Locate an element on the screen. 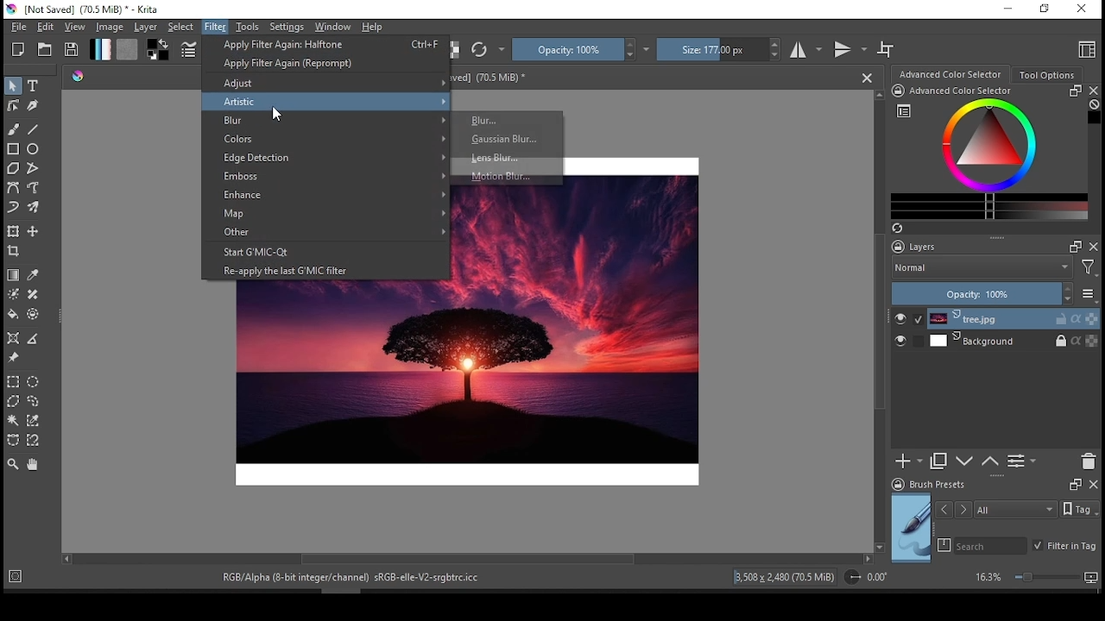  other is located at coordinates (326, 233).